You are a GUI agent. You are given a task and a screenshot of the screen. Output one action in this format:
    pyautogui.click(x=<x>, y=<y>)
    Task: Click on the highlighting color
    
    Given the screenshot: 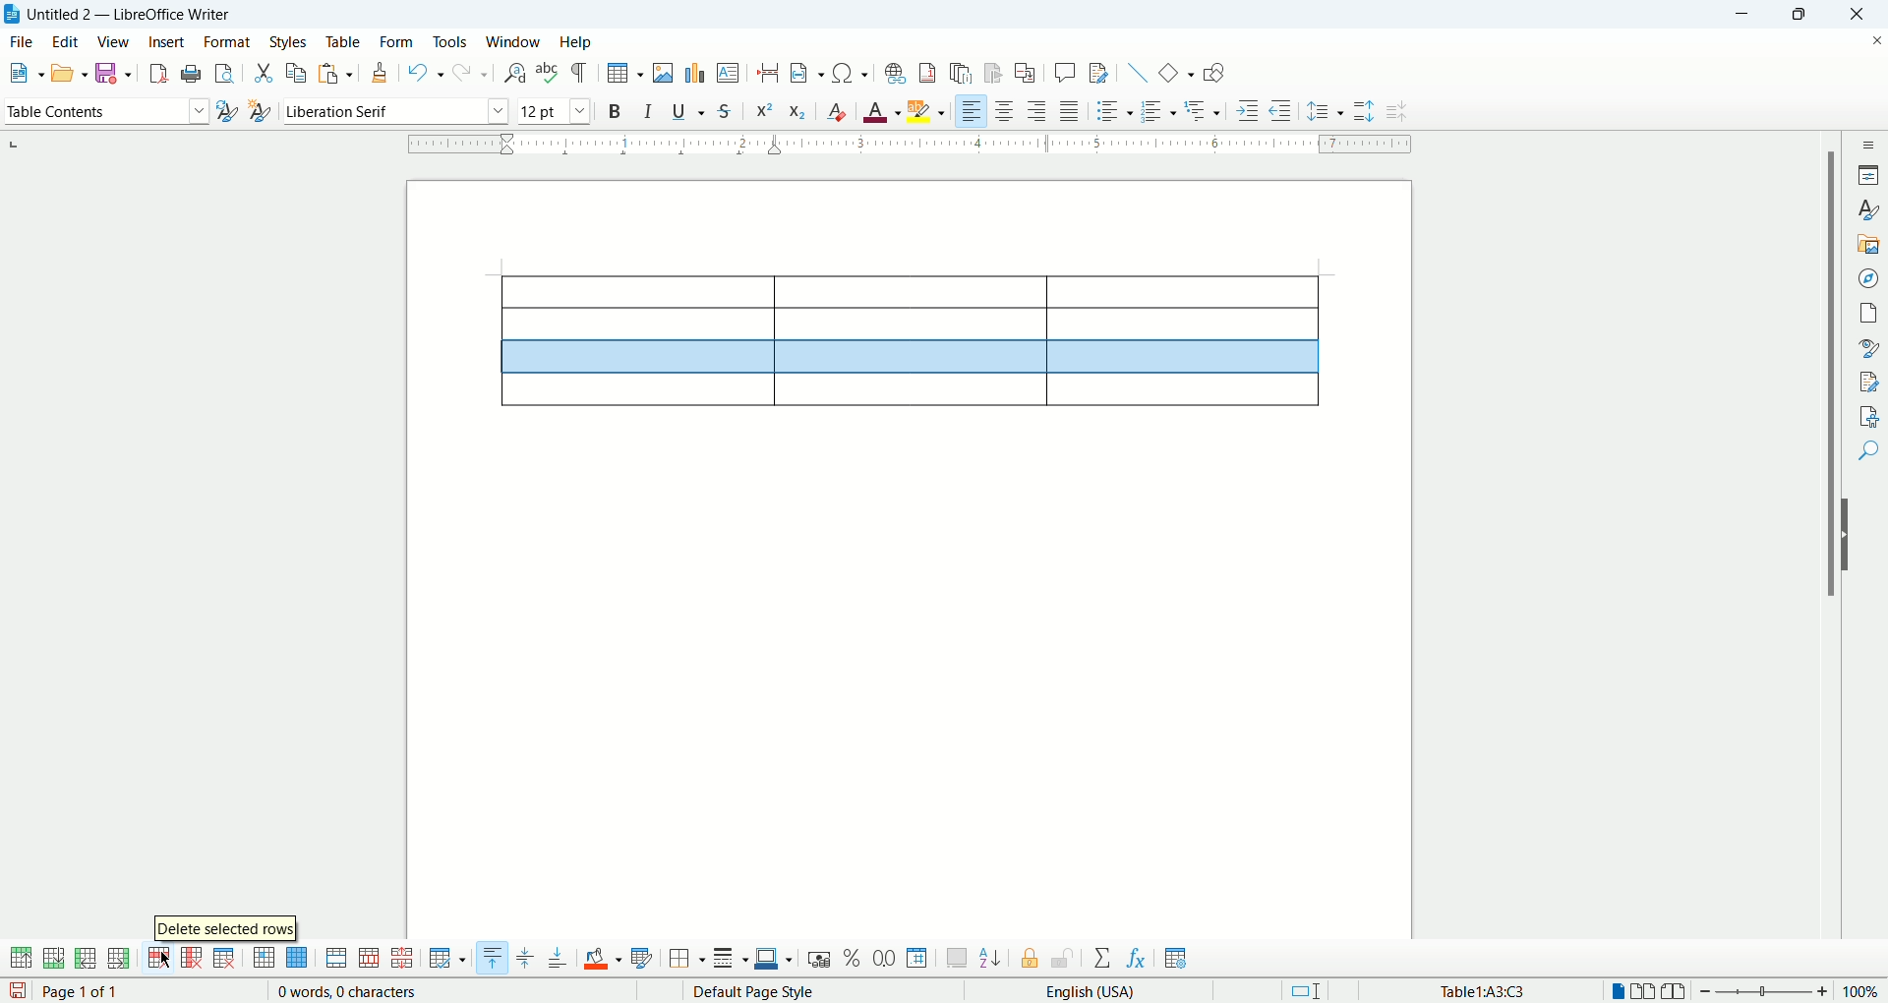 What is the action you would take?
    pyautogui.click(x=927, y=108)
    